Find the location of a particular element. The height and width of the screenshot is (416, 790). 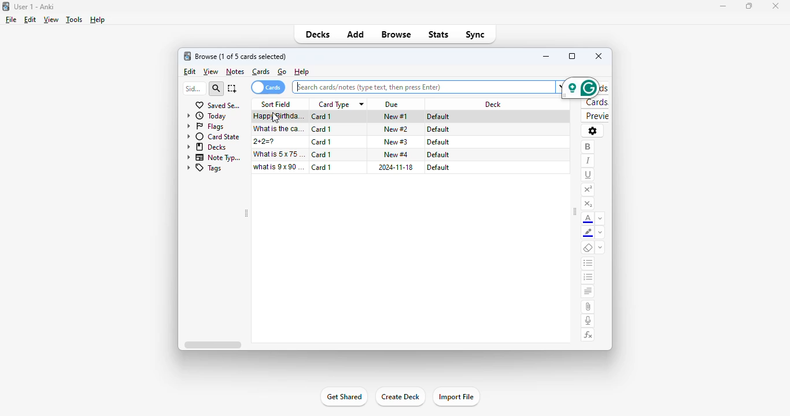

saved searches is located at coordinates (218, 105).